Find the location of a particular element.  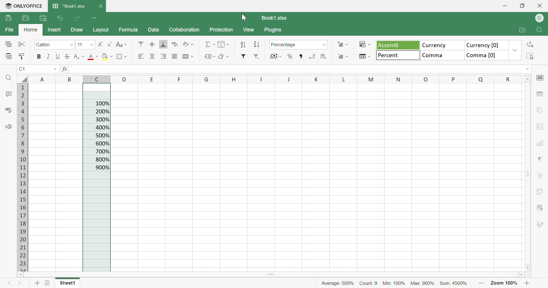

Scroll Left is located at coordinates (20, 275).